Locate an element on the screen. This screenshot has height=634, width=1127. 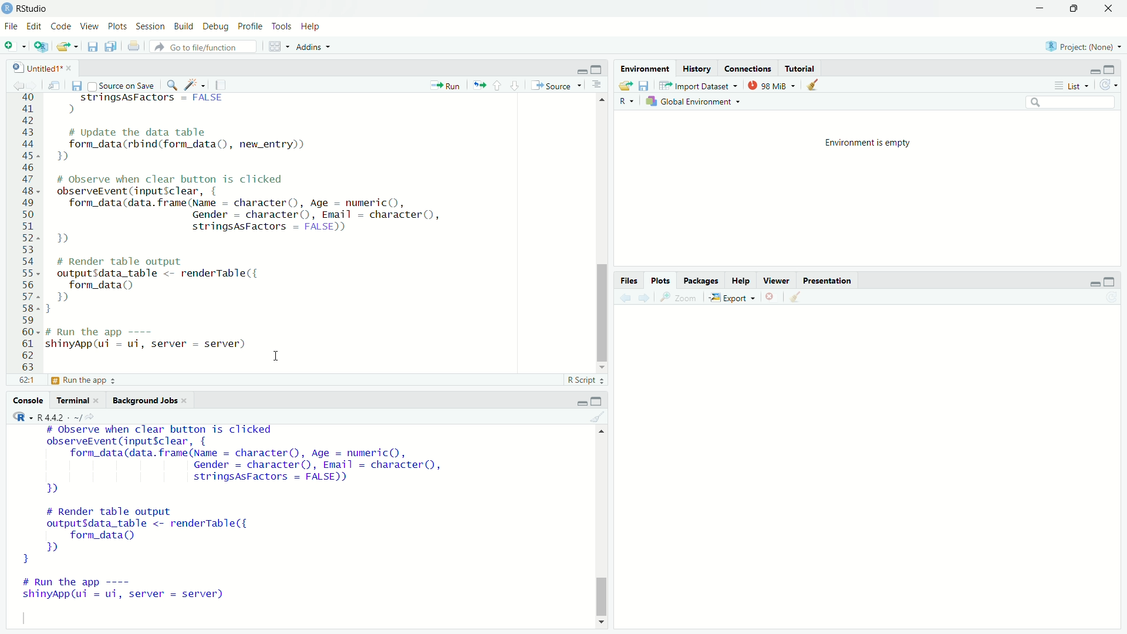
compile report is located at coordinates (223, 85).